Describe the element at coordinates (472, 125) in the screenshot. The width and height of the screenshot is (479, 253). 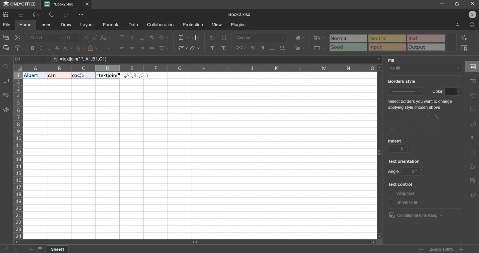
I see `chart` at that location.